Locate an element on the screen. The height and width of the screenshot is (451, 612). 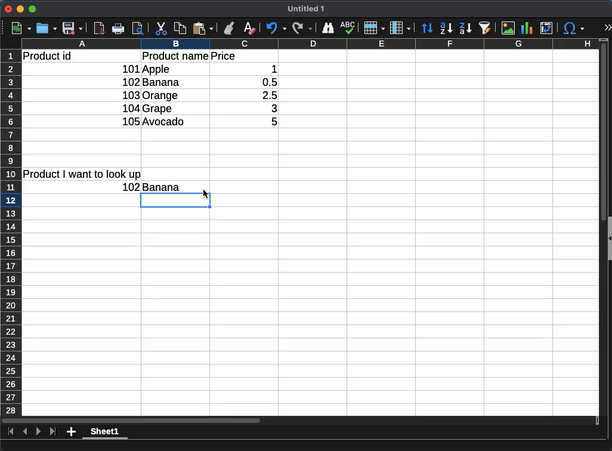
save is located at coordinates (73, 28).